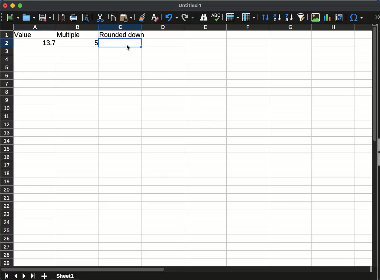  What do you see at coordinates (327, 17) in the screenshot?
I see `chart` at bounding box center [327, 17].